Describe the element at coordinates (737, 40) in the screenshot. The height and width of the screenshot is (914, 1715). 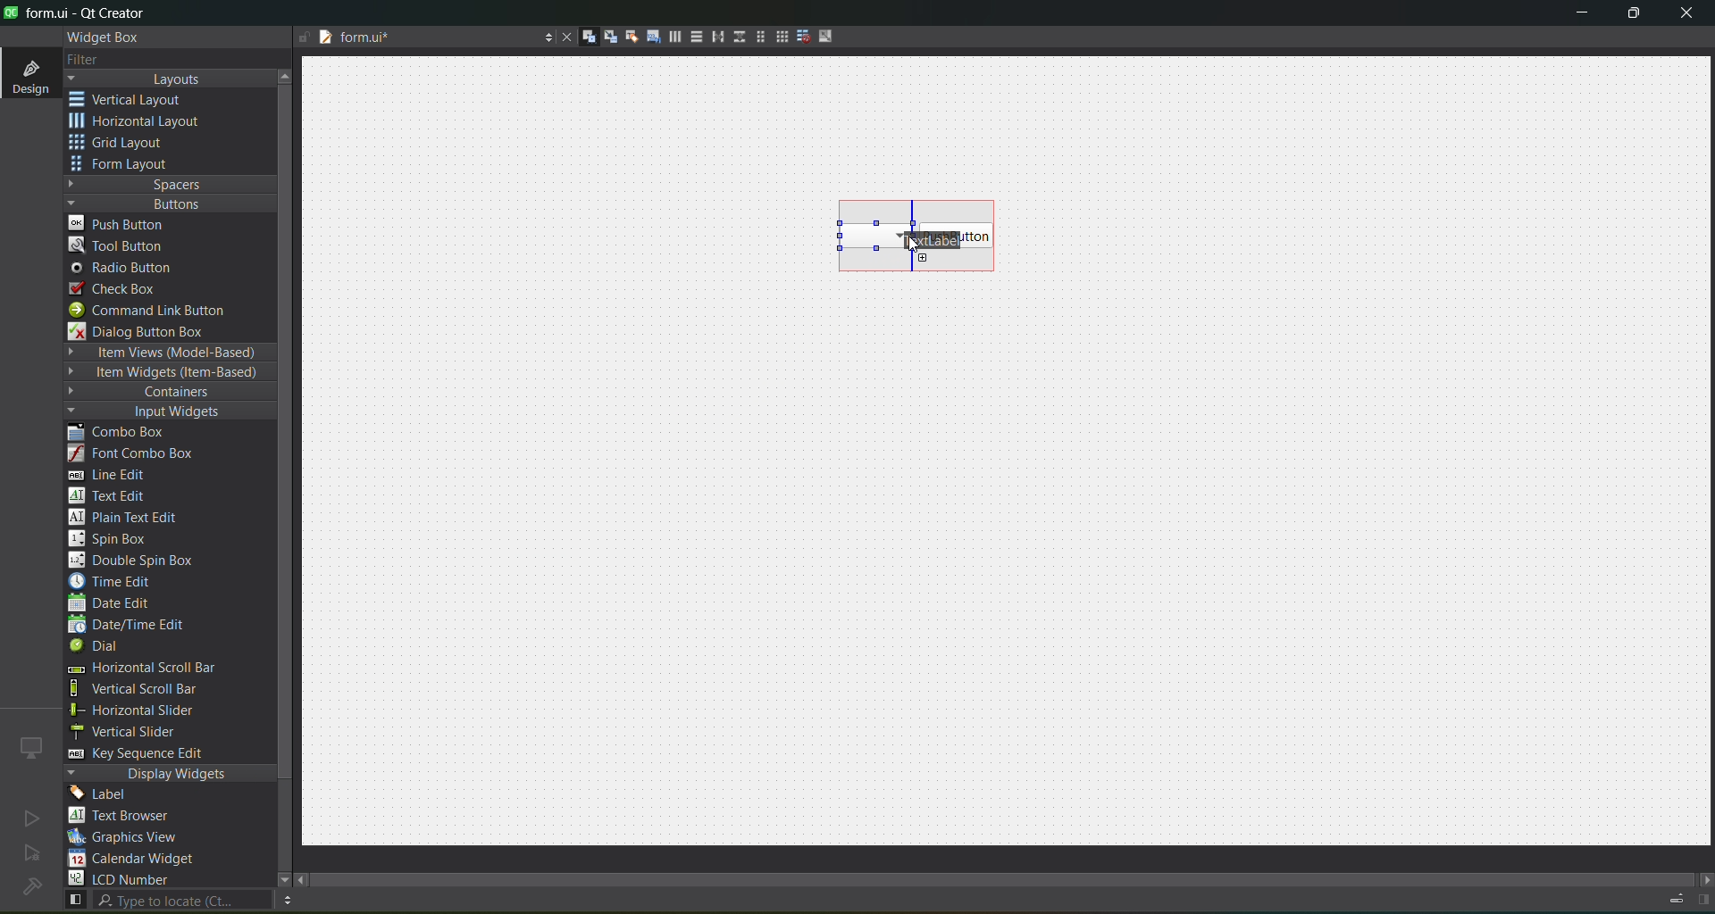
I see `vertical splitter` at that location.